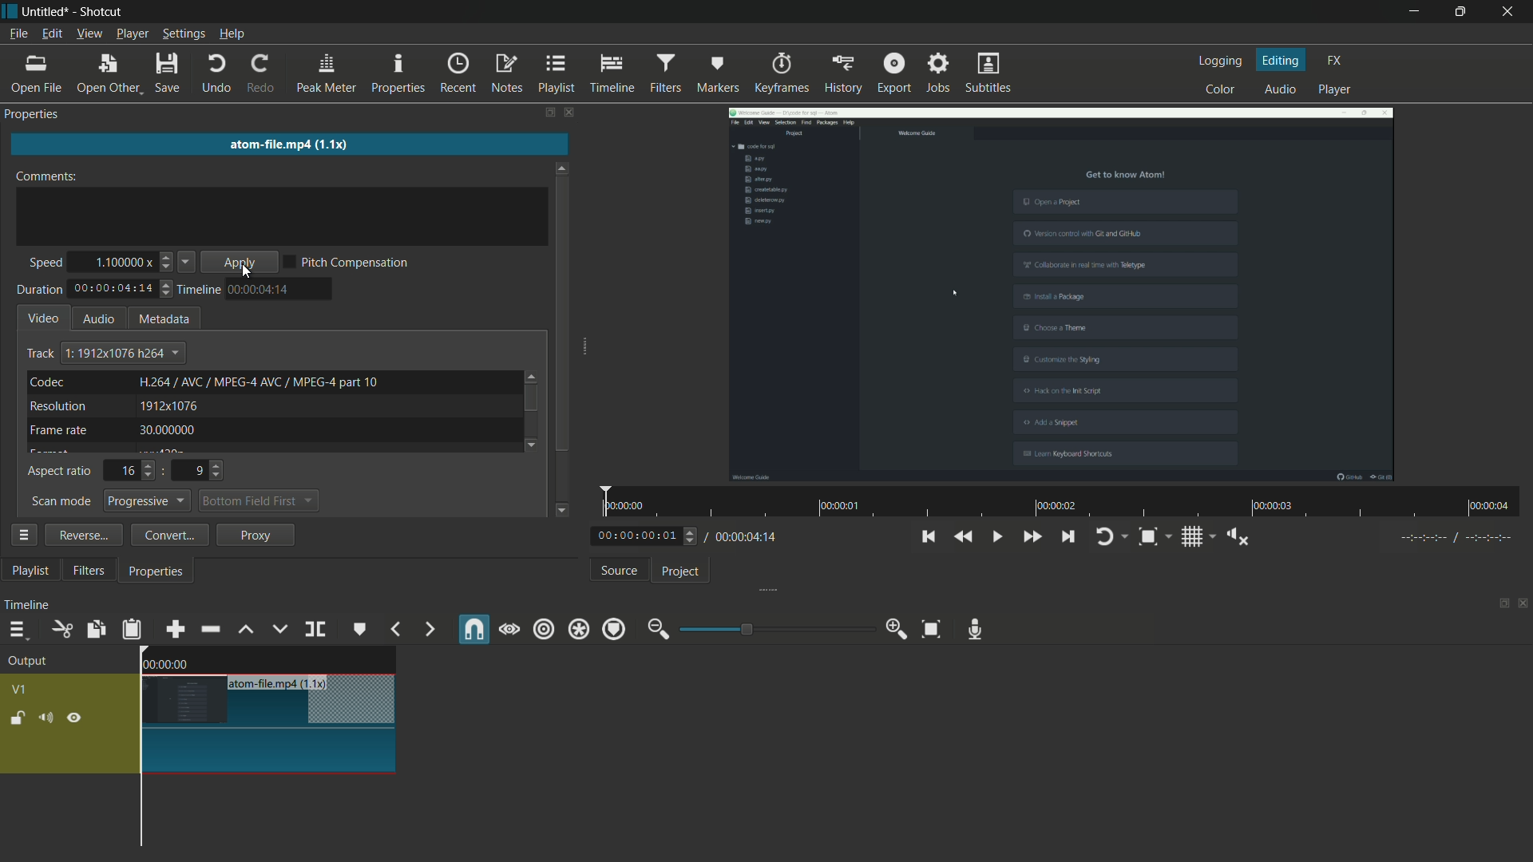 The image size is (1533, 862). What do you see at coordinates (562, 316) in the screenshot?
I see `scroll bar` at bounding box center [562, 316].